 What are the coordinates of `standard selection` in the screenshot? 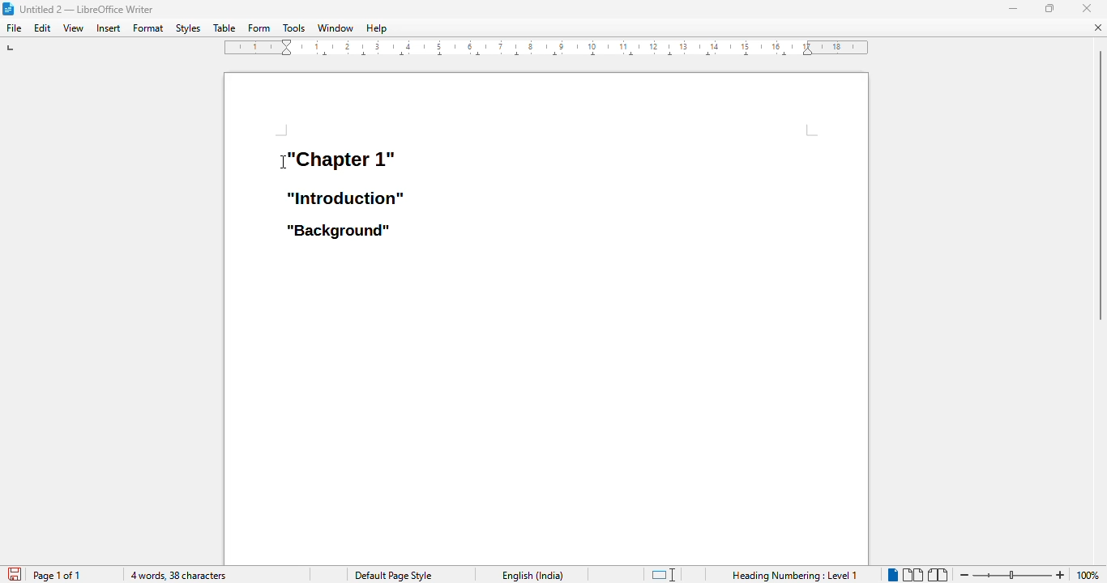 It's located at (664, 574).